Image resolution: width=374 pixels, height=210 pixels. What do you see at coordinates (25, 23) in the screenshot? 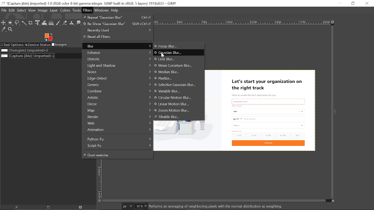
I see `Free select tool` at bounding box center [25, 23].